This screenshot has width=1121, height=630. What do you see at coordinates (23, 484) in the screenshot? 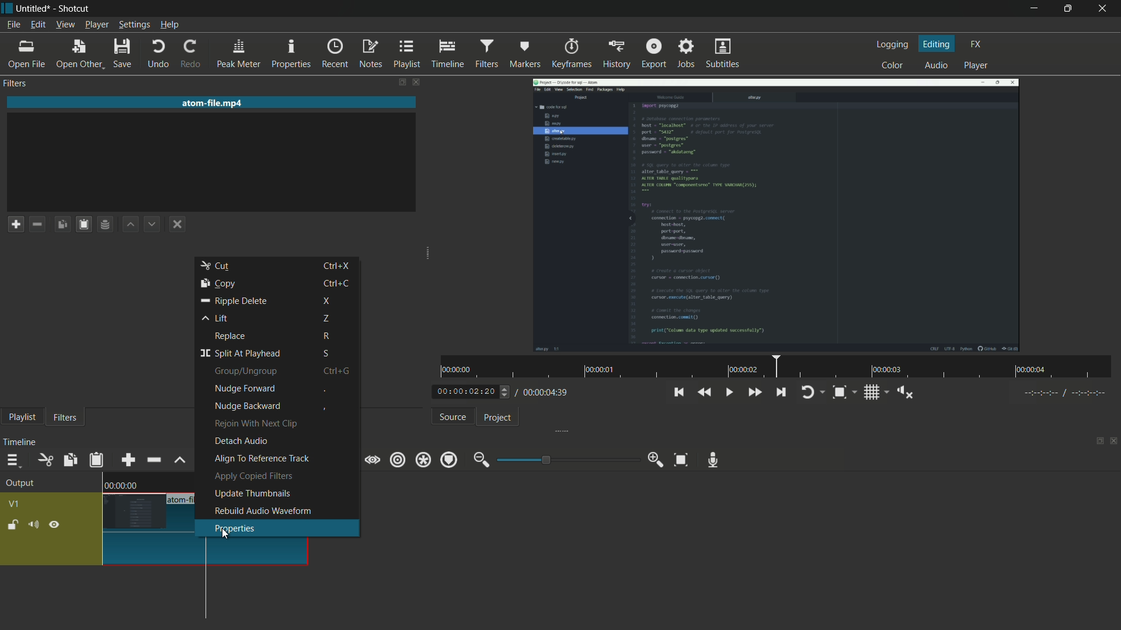
I see `output` at bounding box center [23, 484].